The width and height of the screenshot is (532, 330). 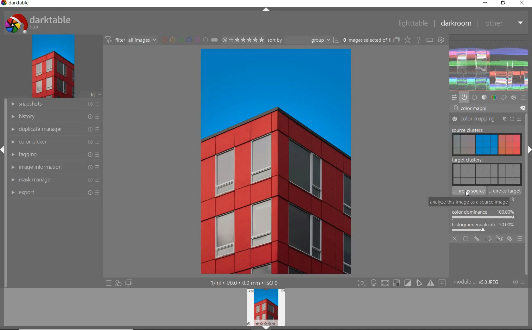 What do you see at coordinates (483, 215) in the screenshot?
I see `COLOR DOMINANCE` at bounding box center [483, 215].